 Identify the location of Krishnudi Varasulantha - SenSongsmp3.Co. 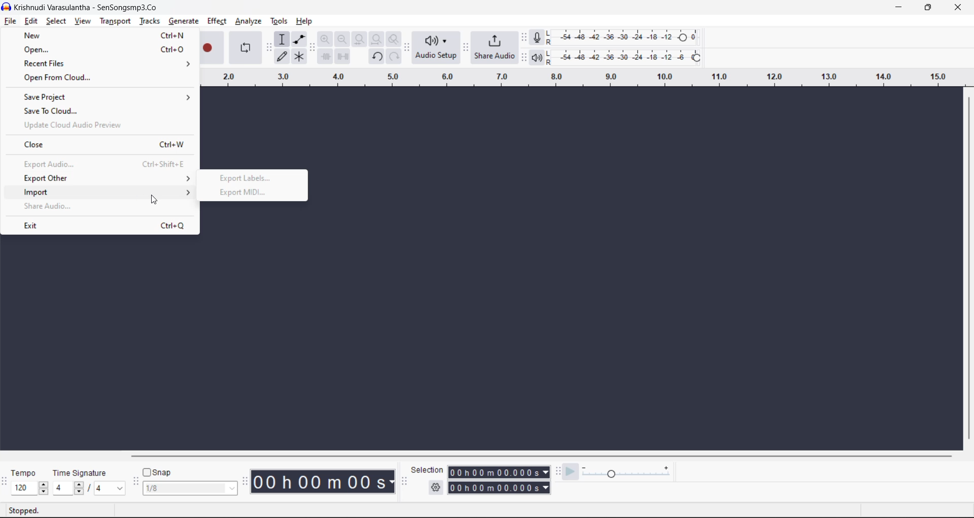
(84, 8).